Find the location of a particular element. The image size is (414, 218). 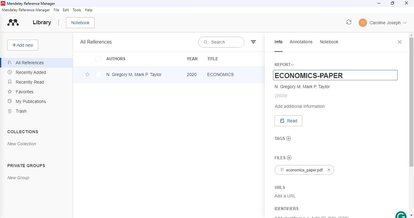

help is located at coordinates (89, 10).